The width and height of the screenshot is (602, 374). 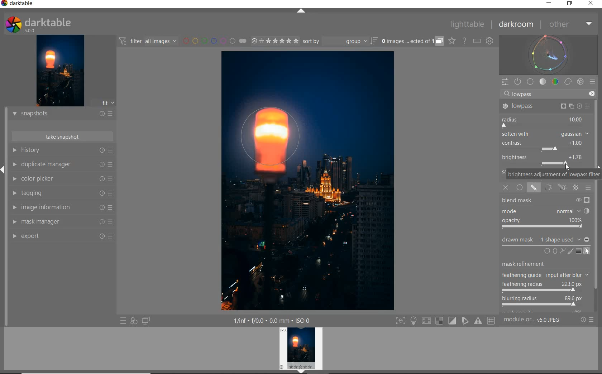 What do you see at coordinates (580, 81) in the screenshot?
I see `EFFECT` at bounding box center [580, 81].